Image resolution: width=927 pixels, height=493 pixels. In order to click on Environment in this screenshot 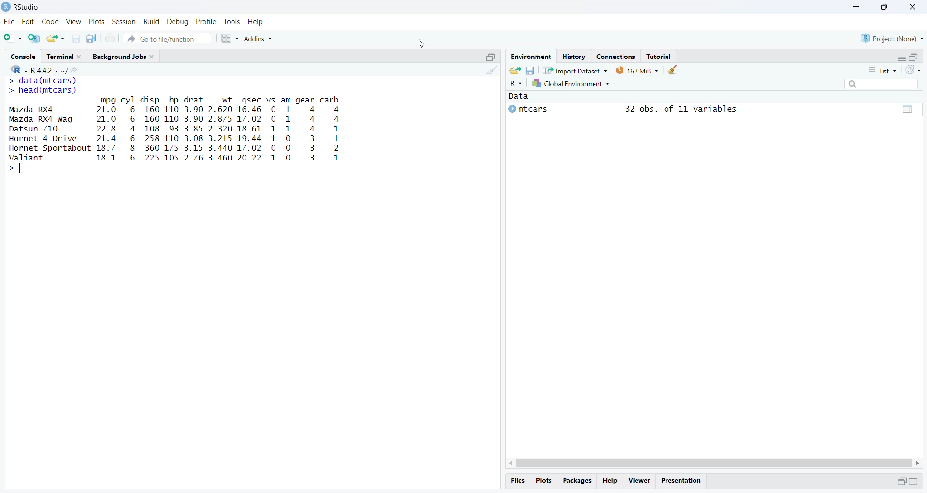, I will do `click(532, 57)`.